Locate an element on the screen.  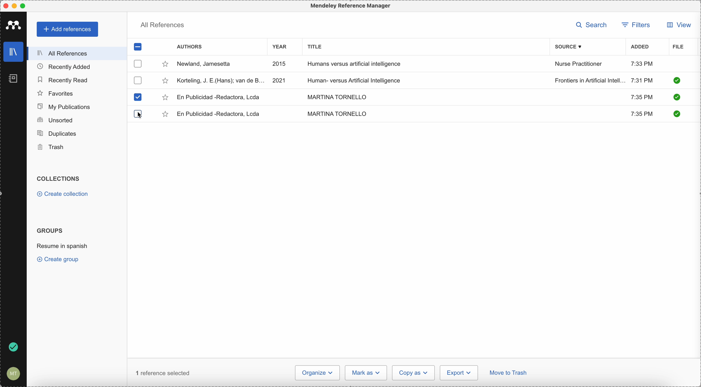
title is located at coordinates (313, 46).